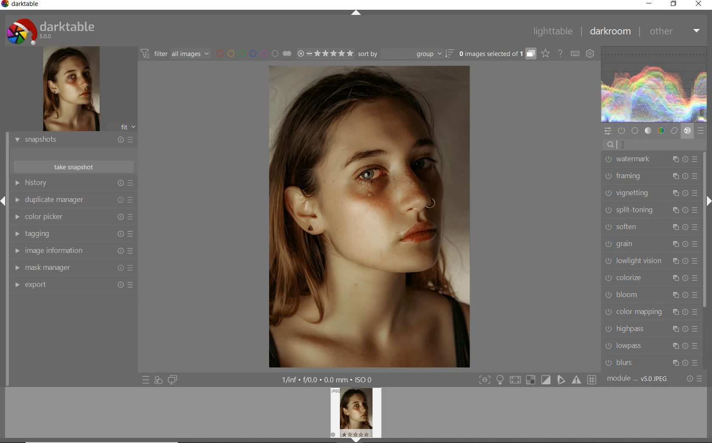  What do you see at coordinates (356, 14) in the screenshot?
I see `expand/collapse` at bounding box center [356, 14].